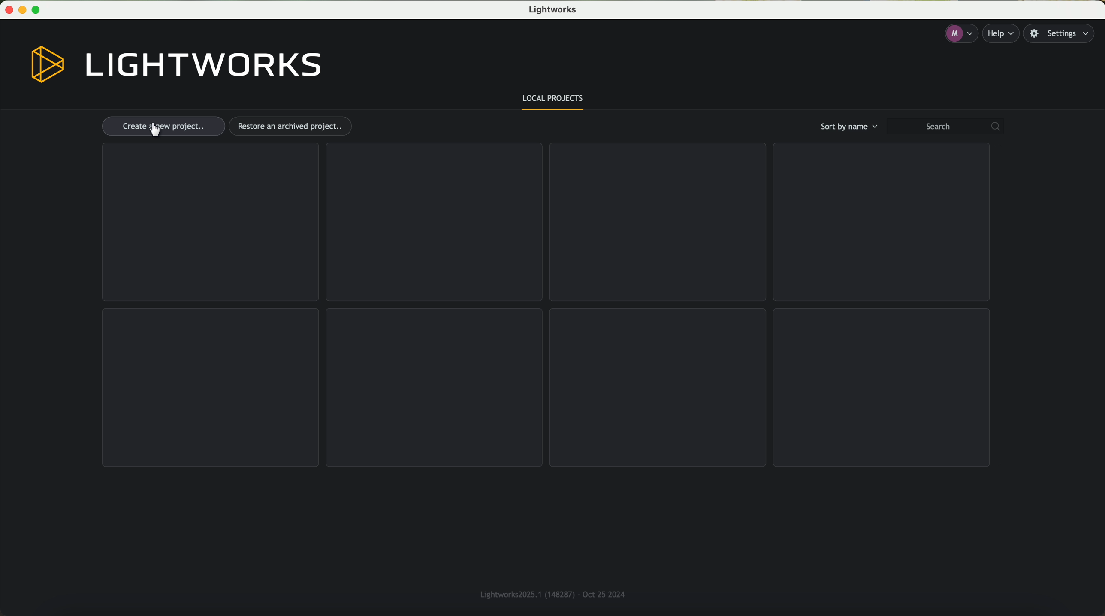  What do you see at coordinates (155, 130) in the screenshot?
I see `Mouse Cursor` at bounding box center [155, 130].